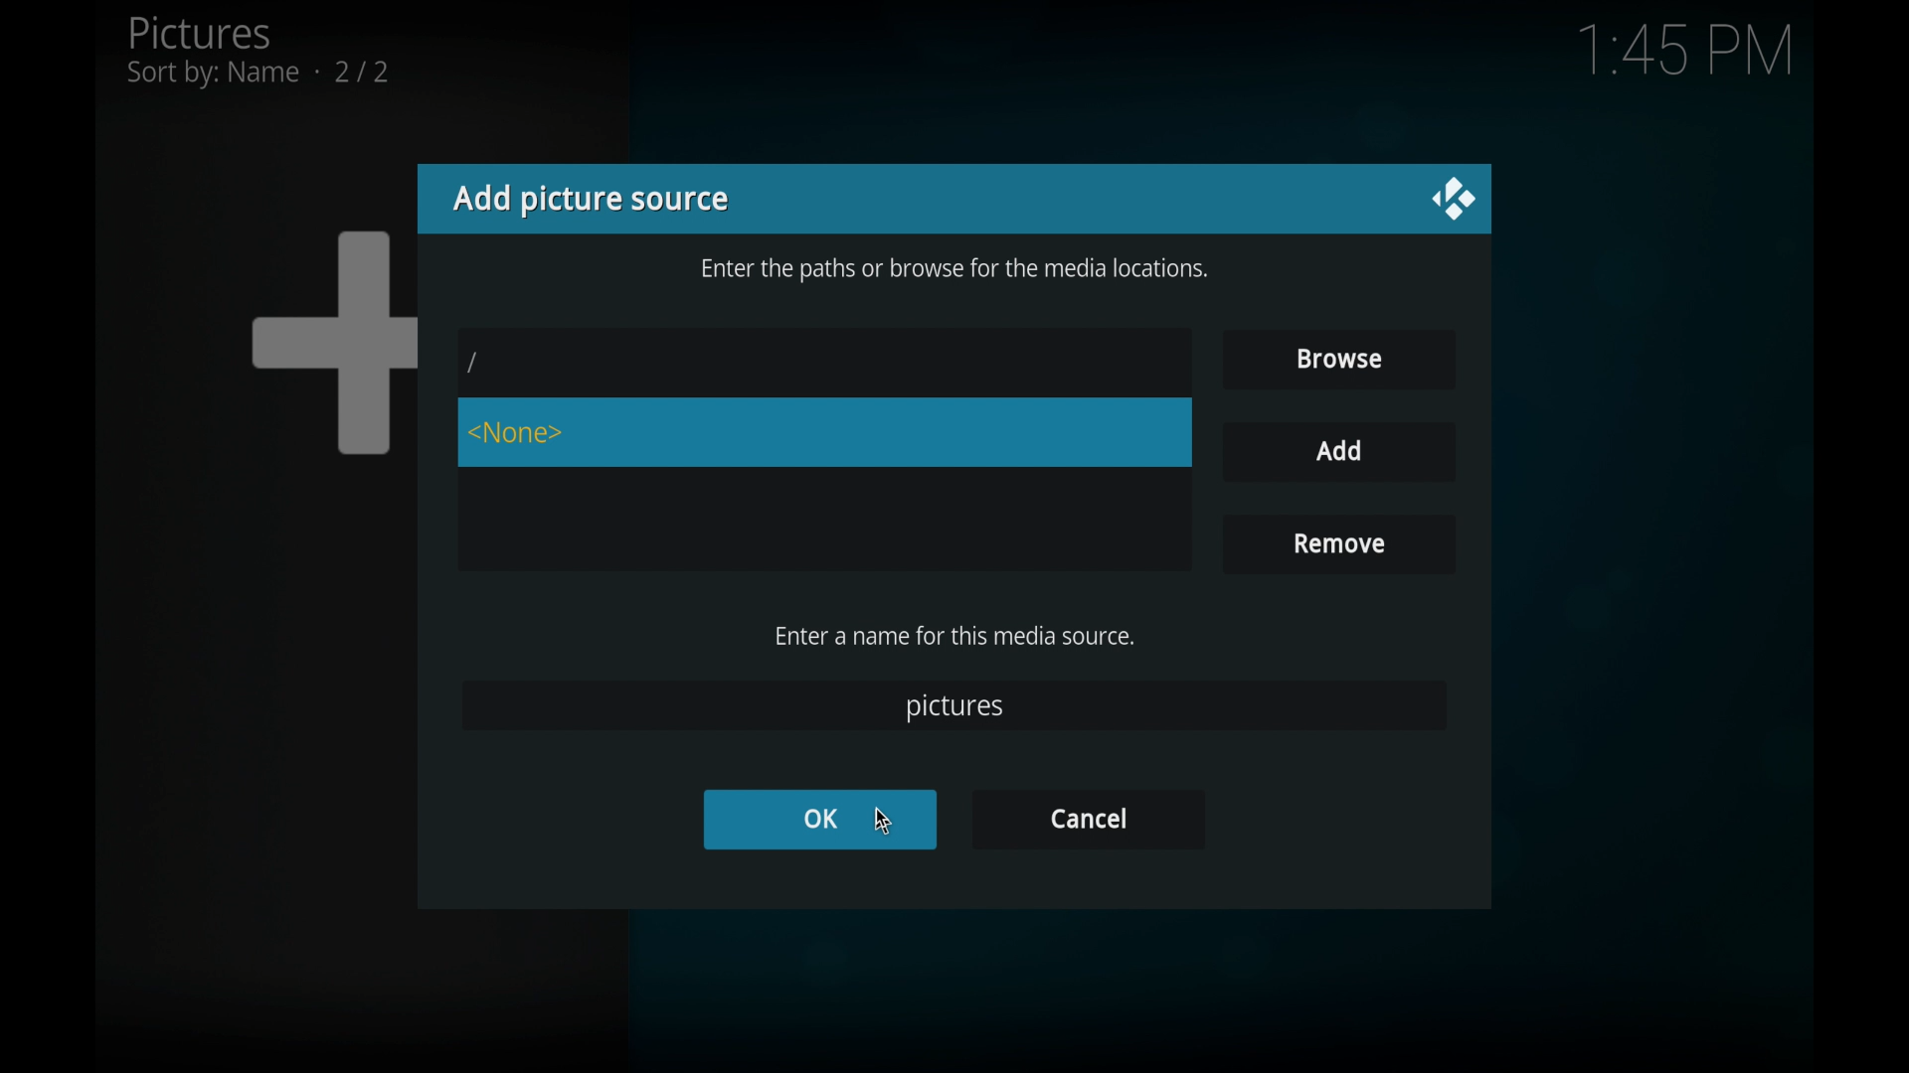 Image resolution: width=1909 pixels, height=1073 pixels. Describe the element at coordinates (1452, 200) in the screenshot. I see `close` at that location.